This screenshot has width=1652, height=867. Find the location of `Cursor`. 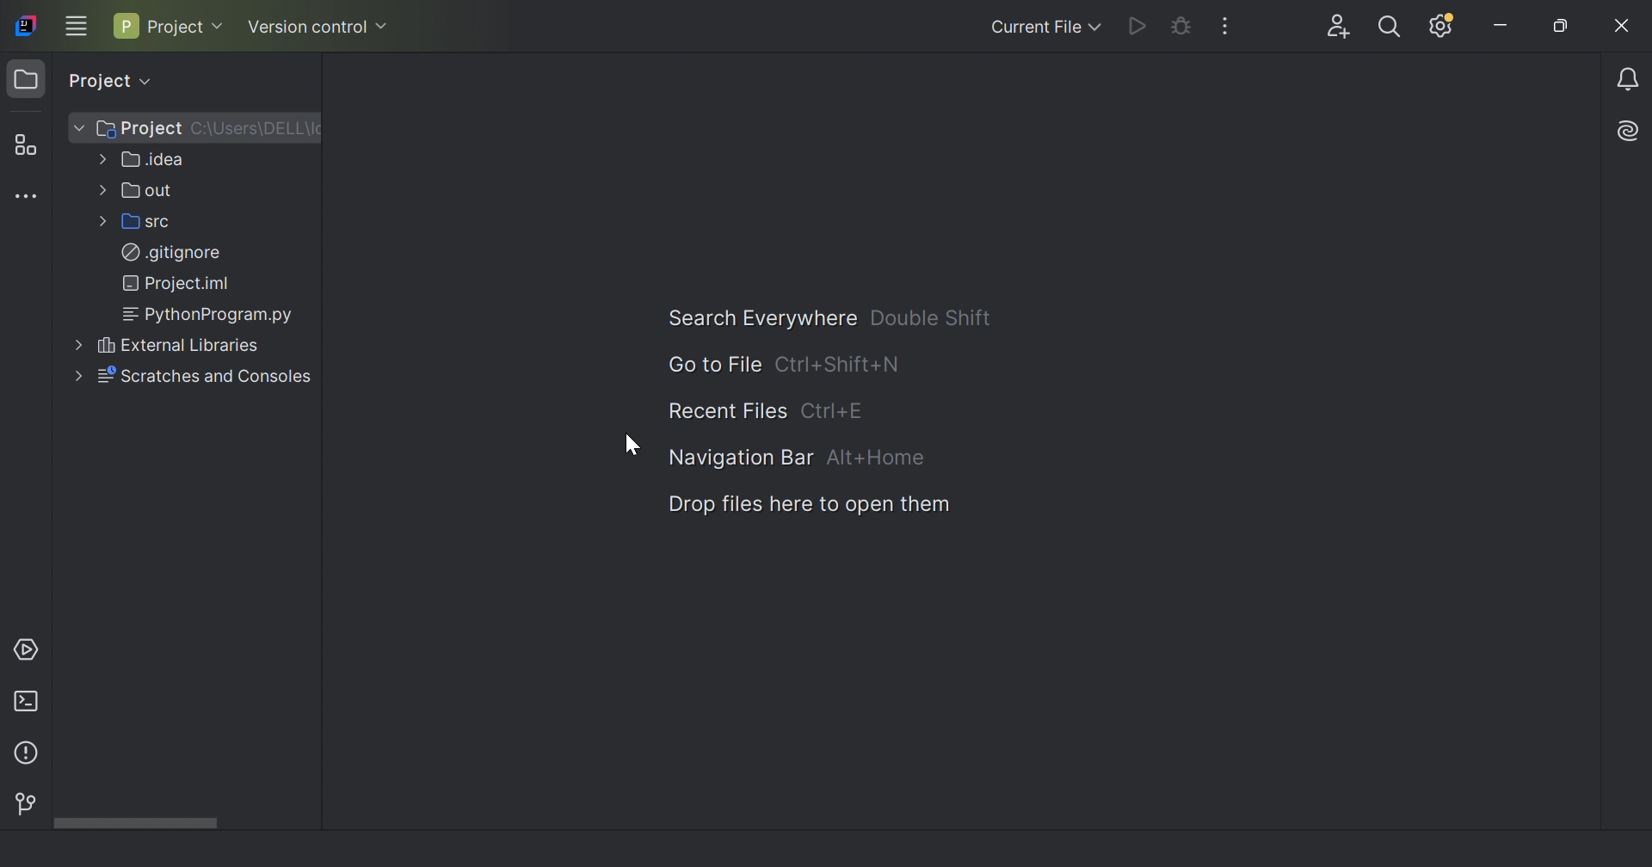

Cursor is located at coordinates (632, 444).